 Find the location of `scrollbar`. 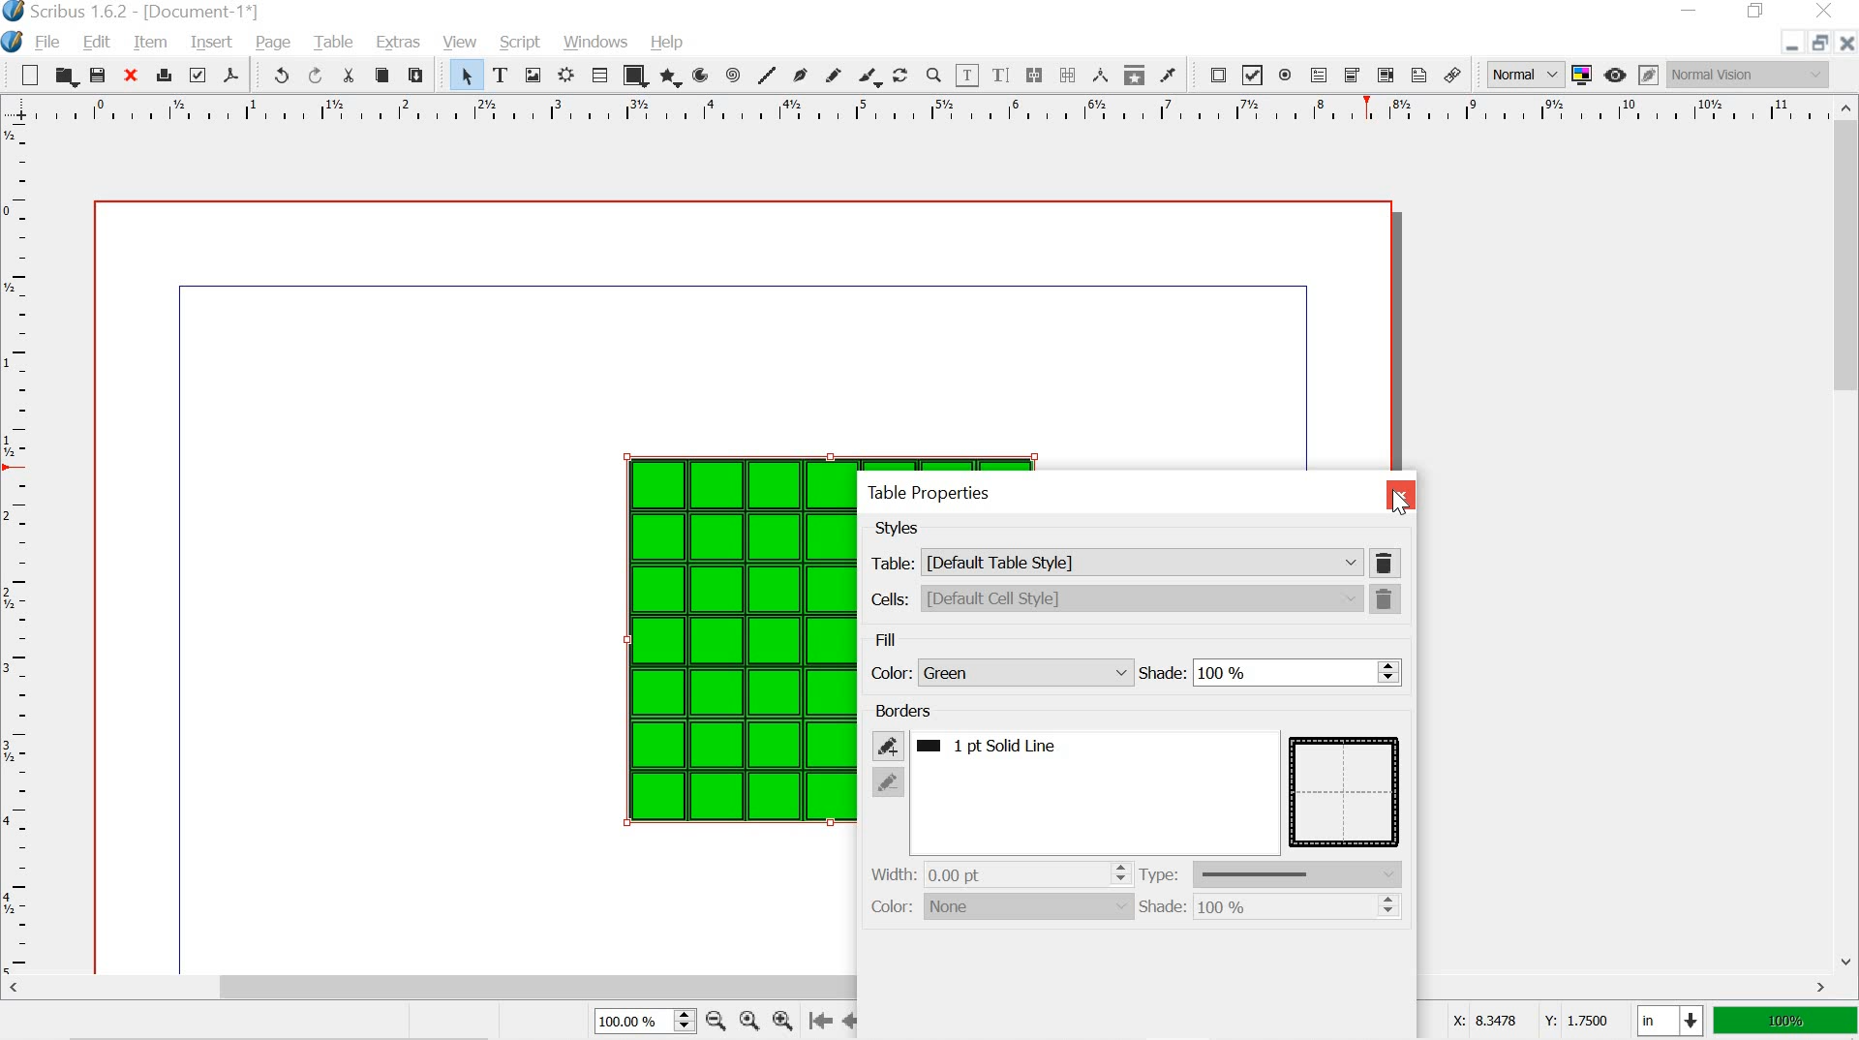

scrollbar is located at coordinates (919, 988).